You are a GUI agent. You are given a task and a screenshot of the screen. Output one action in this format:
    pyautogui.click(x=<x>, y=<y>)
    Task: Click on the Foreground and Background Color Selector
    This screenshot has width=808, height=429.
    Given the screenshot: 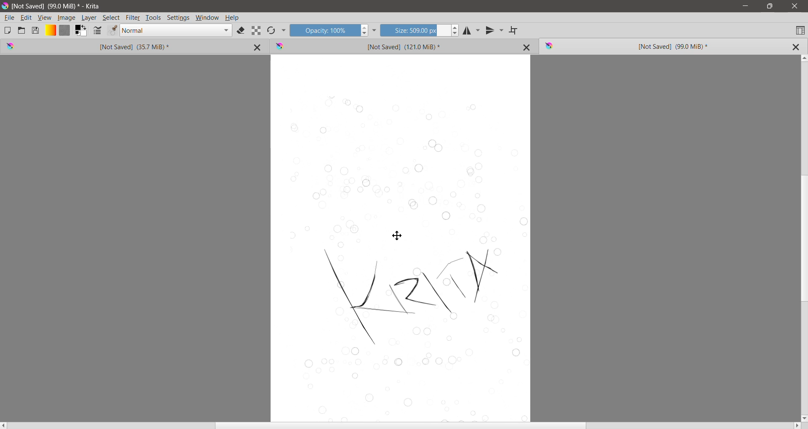 What is the action you would take?
    pyautogui.click(x=81, y=31)
    